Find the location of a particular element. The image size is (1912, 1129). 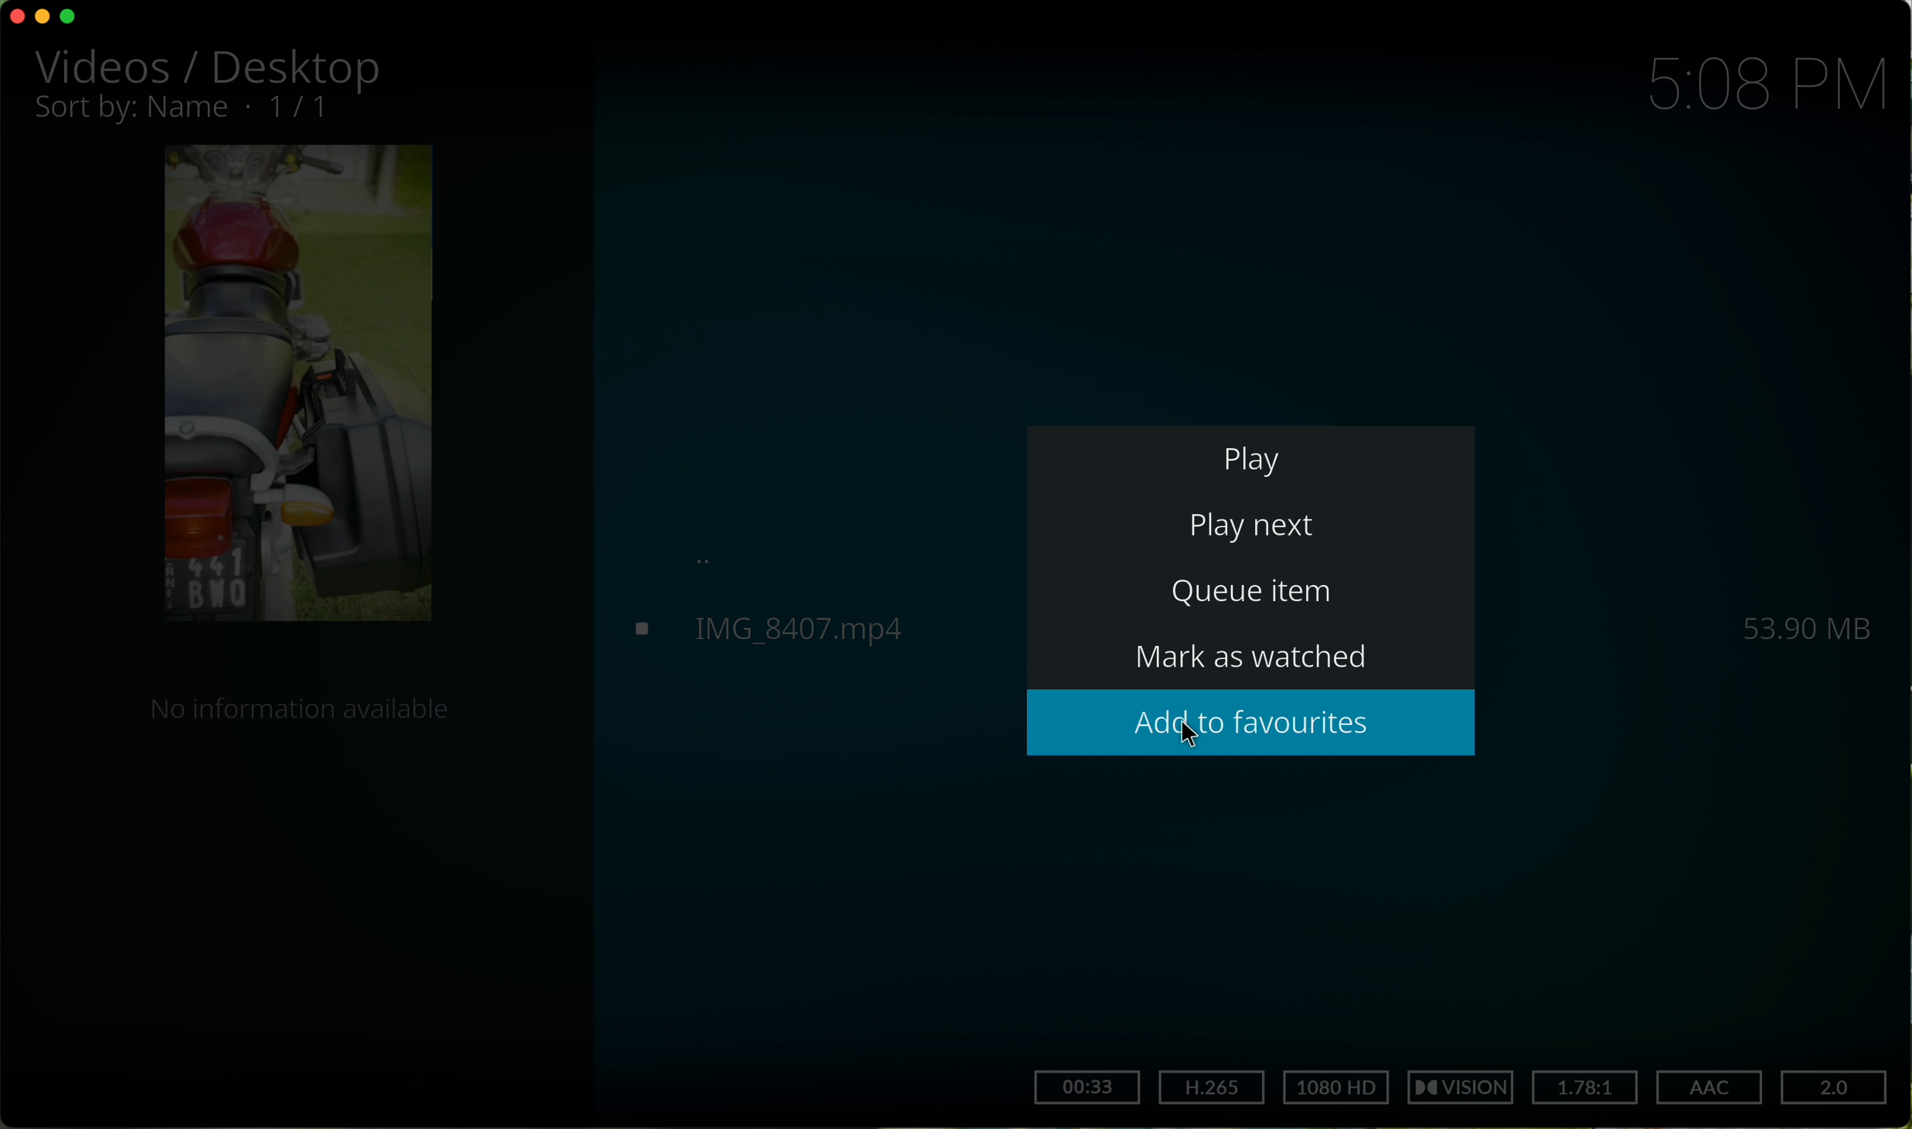

video preview is located at coordinates (296, 387).